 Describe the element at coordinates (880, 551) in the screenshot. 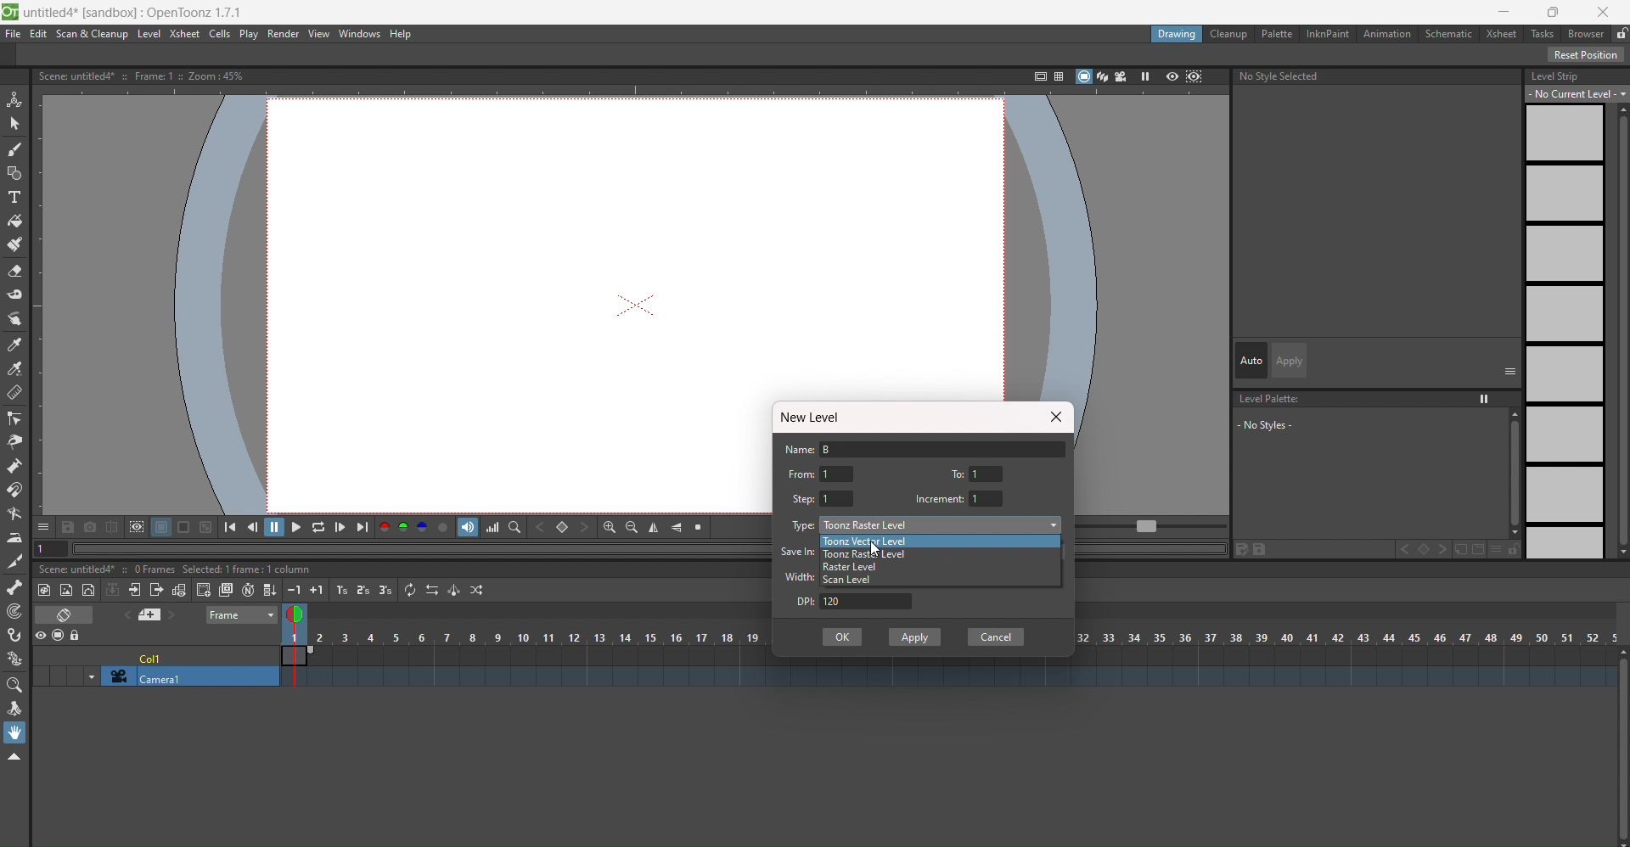

I see `cursor` at that location.